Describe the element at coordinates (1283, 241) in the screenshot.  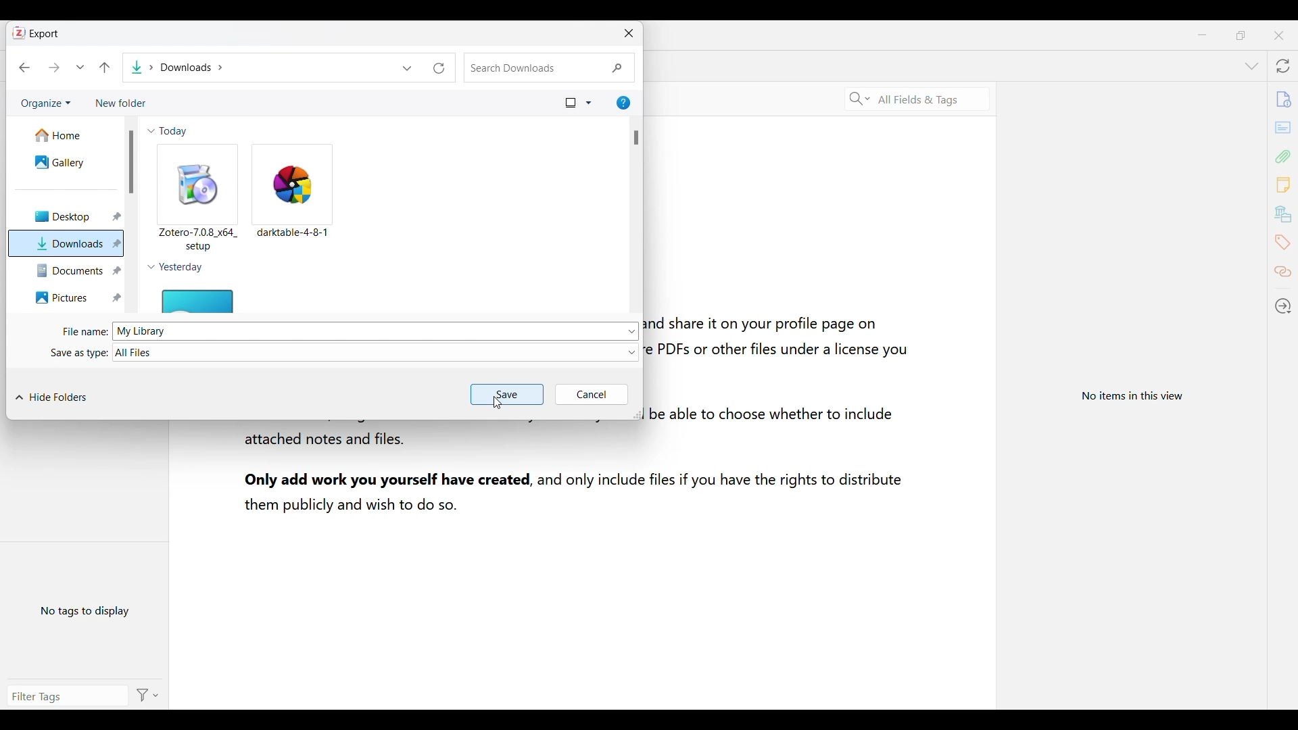
I see `Tags` at that location.